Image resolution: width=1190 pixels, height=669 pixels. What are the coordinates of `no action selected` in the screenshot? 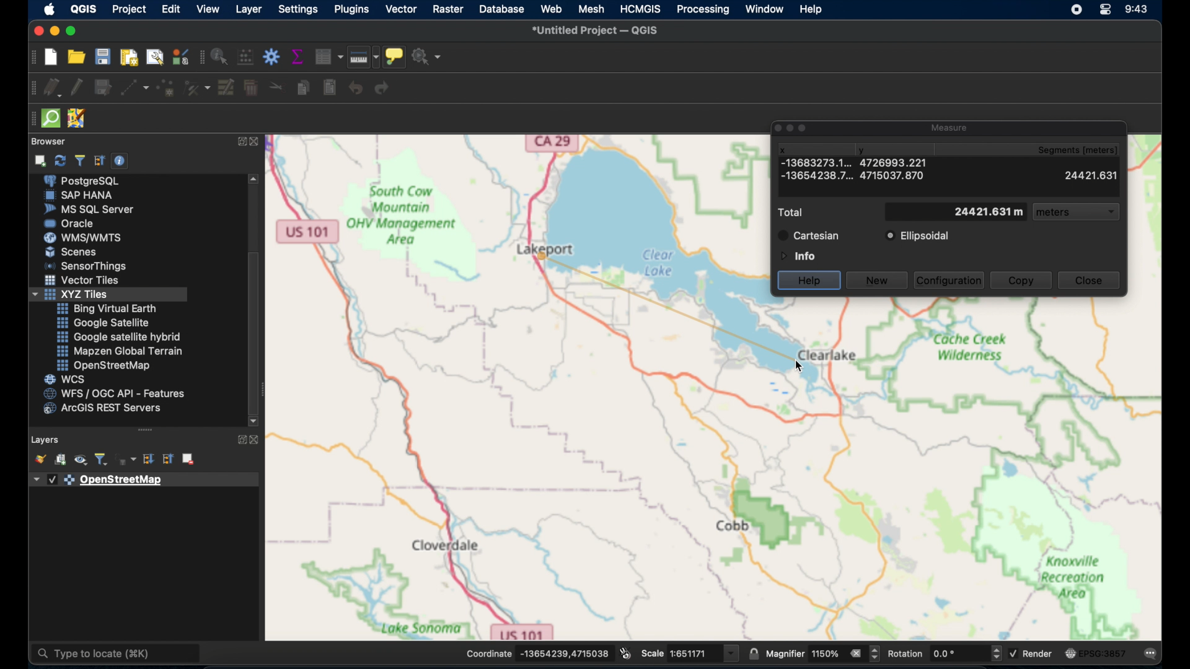 It's located at (428, 56).